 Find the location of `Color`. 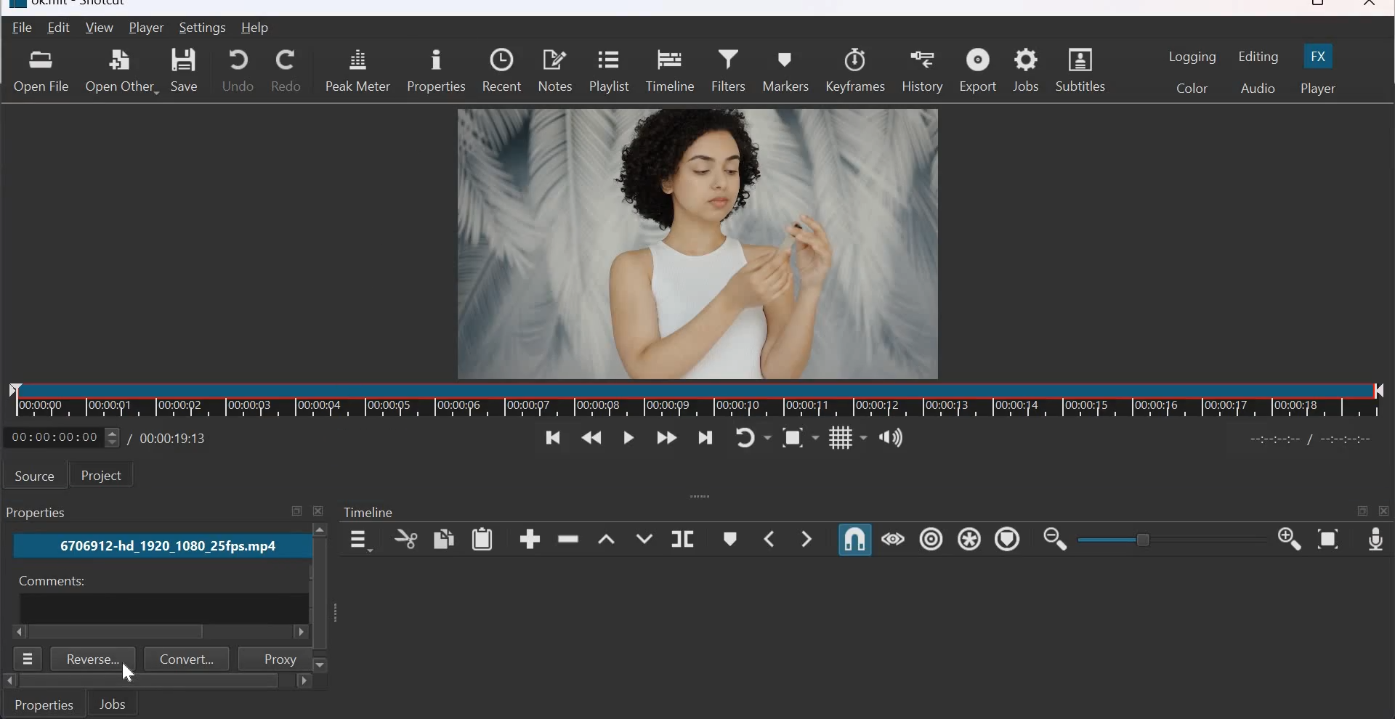

Color is located at coordinates (1191, 87).